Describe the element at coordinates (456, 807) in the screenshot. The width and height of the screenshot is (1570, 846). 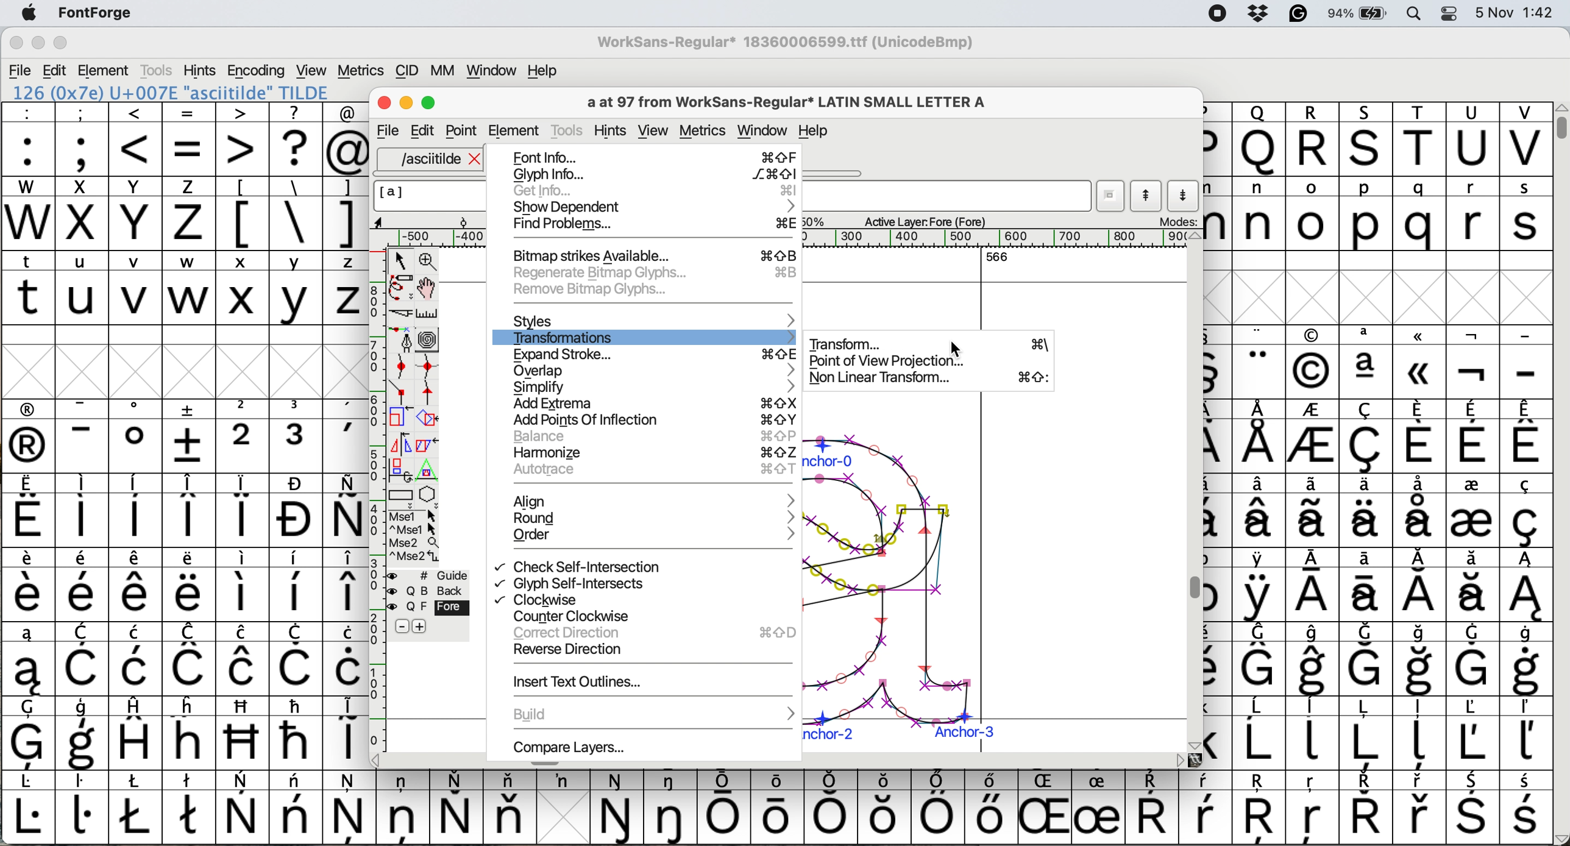
I see `symbol` at that location.